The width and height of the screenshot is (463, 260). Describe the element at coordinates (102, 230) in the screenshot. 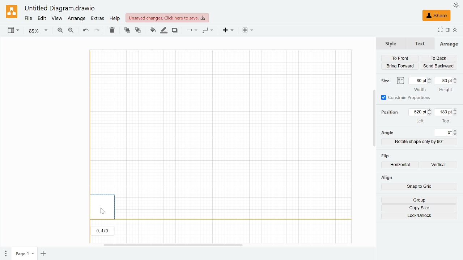

I see `Co-ordinates of cell` at that location.